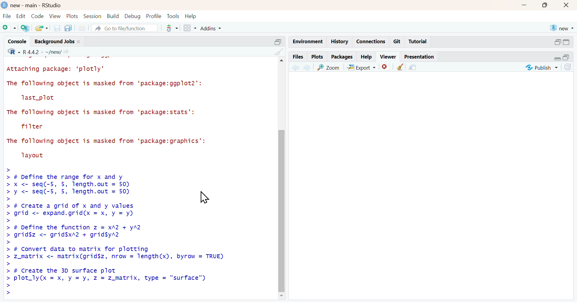  I want to click on edit, so click(20, 16).